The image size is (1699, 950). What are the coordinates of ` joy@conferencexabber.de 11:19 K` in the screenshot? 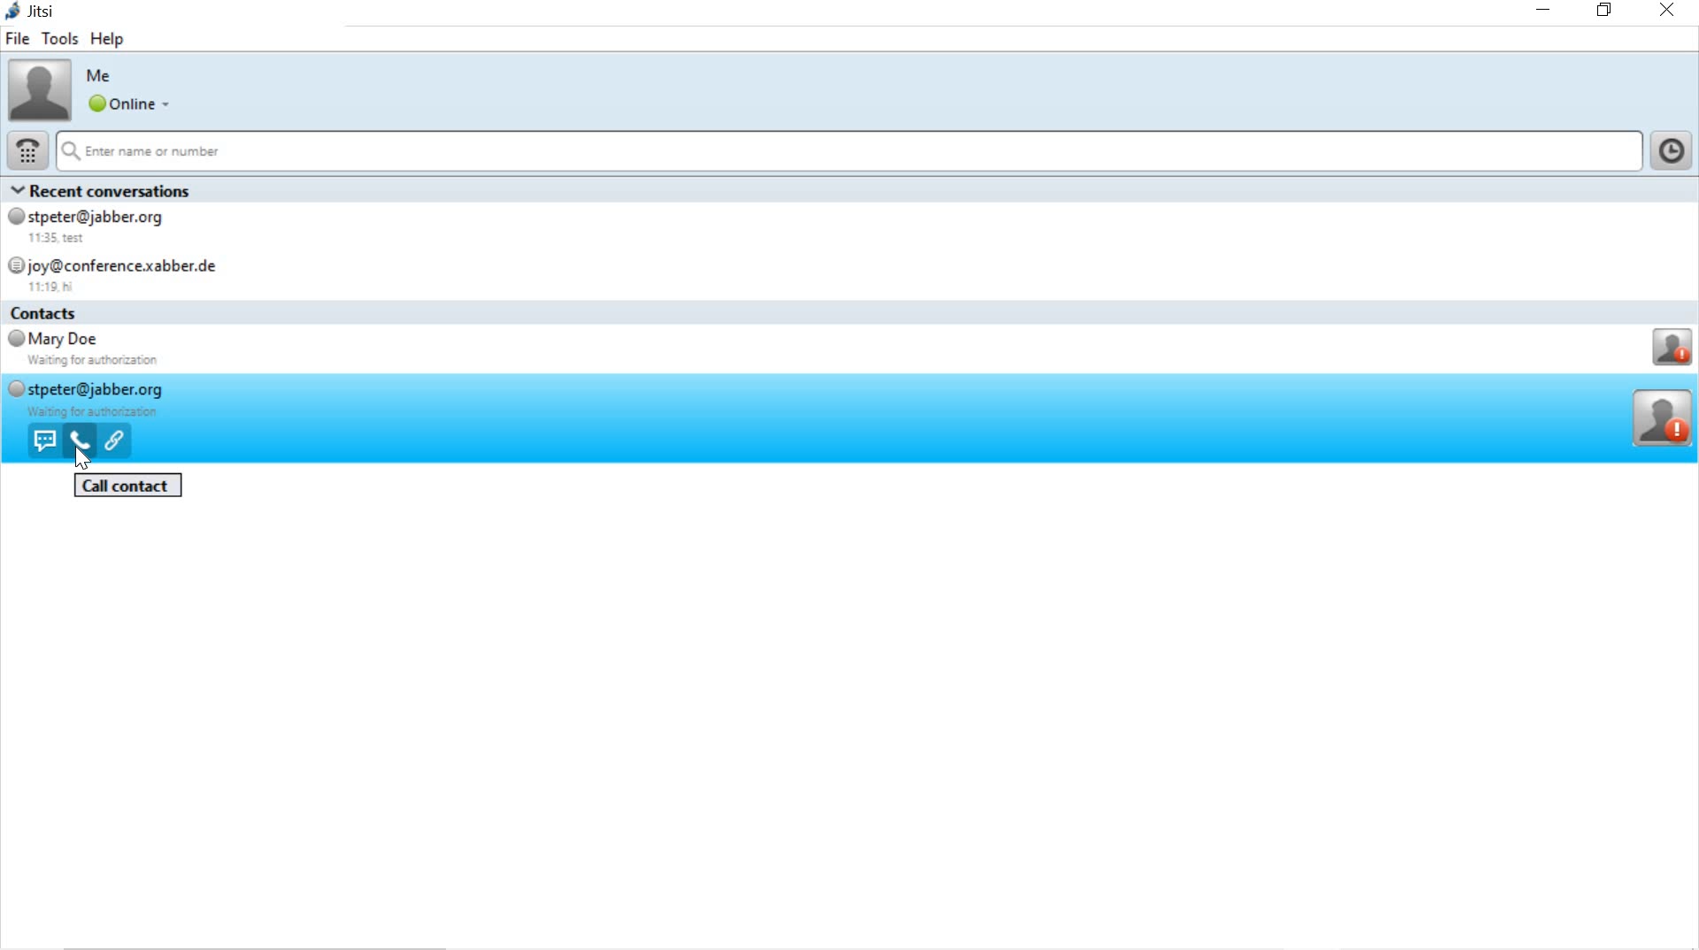 It's located at (128, 272).